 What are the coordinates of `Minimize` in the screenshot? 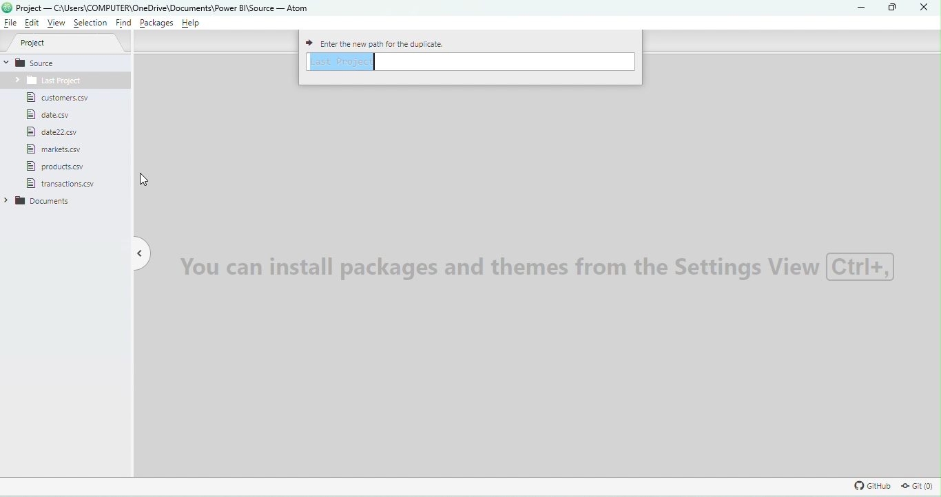 It's located at (865, 8).